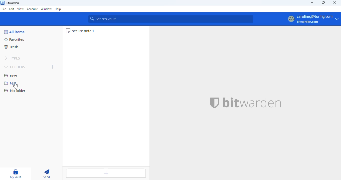 This screenshot has height=180, width=341. Describe the element at coordinates (12, 47) in the screenshot. I see `trash` at that location.